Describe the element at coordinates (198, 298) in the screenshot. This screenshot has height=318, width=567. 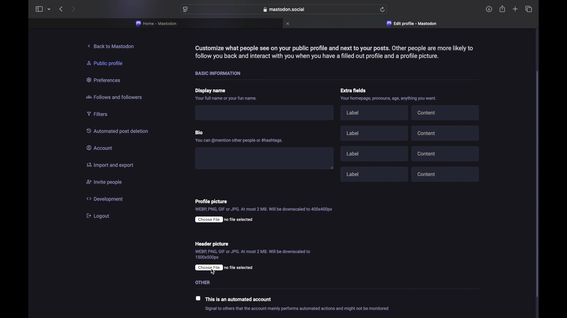
I see `checkbox` at that location.